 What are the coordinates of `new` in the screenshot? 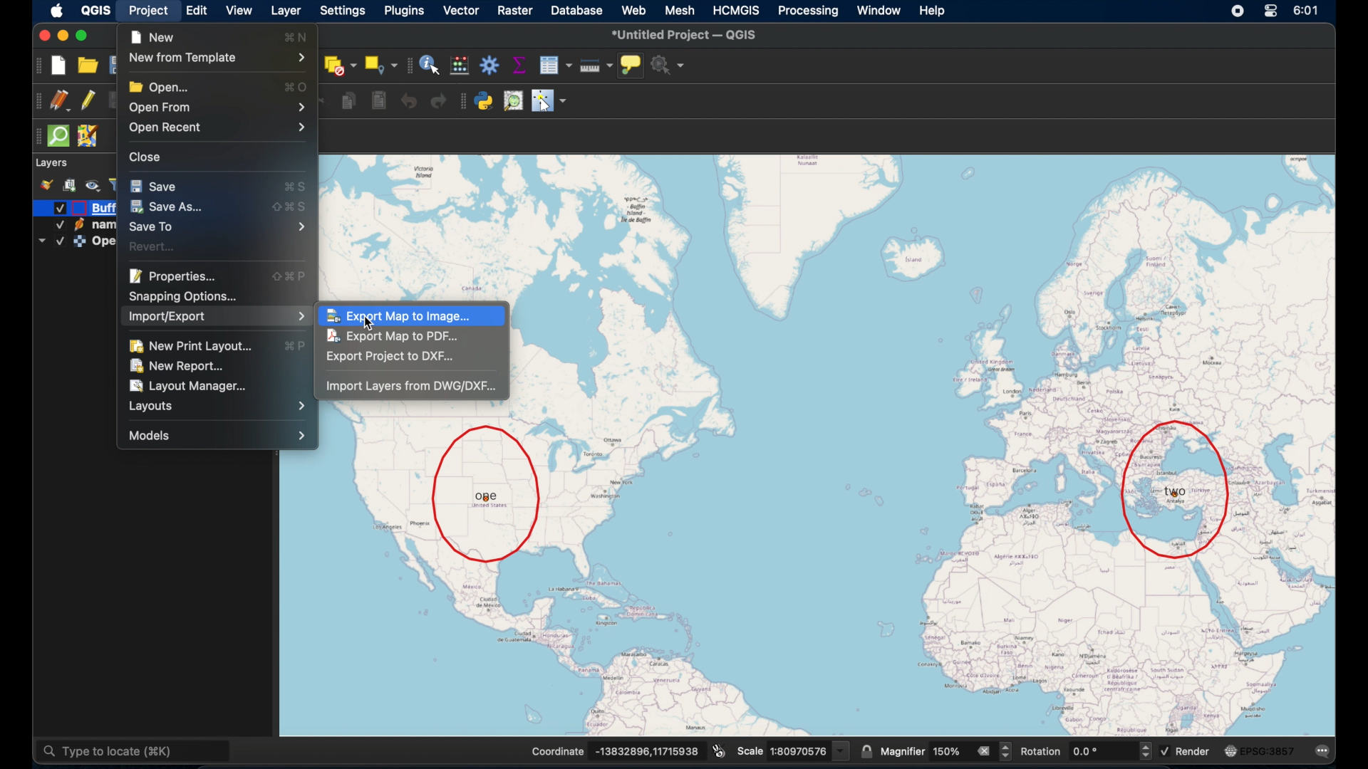 It's located at (153, 35).